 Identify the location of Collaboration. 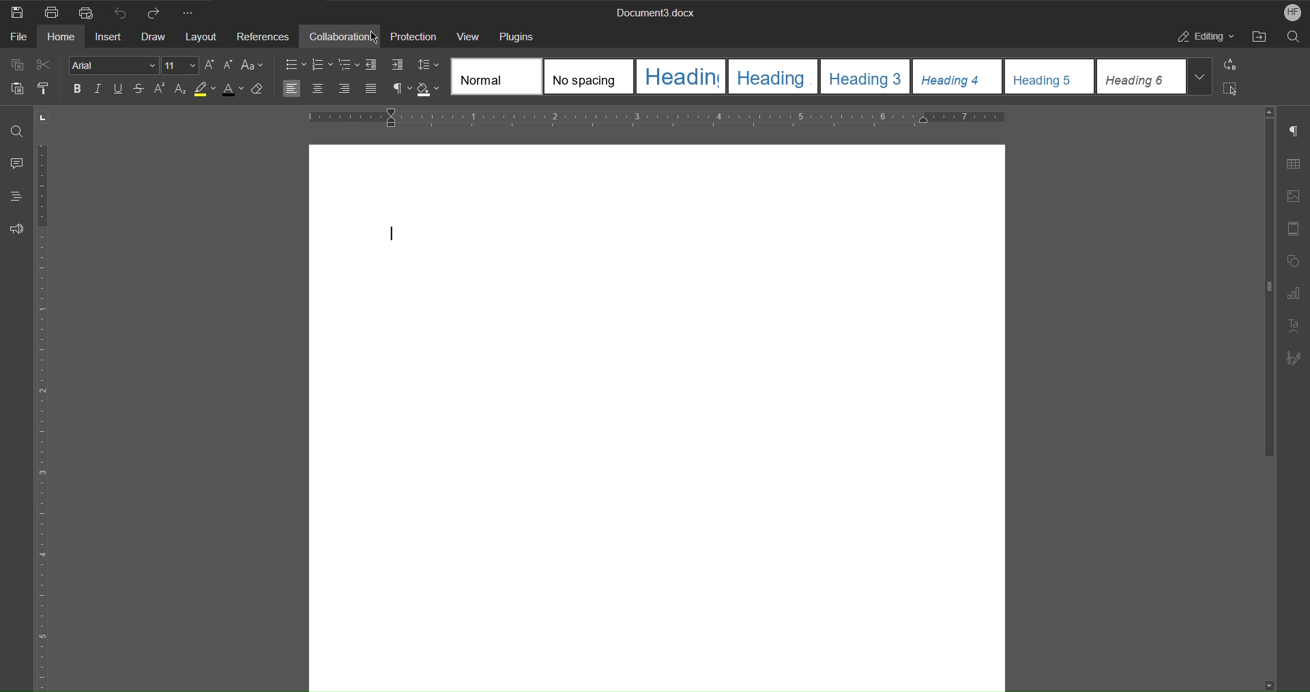
(343, 36).